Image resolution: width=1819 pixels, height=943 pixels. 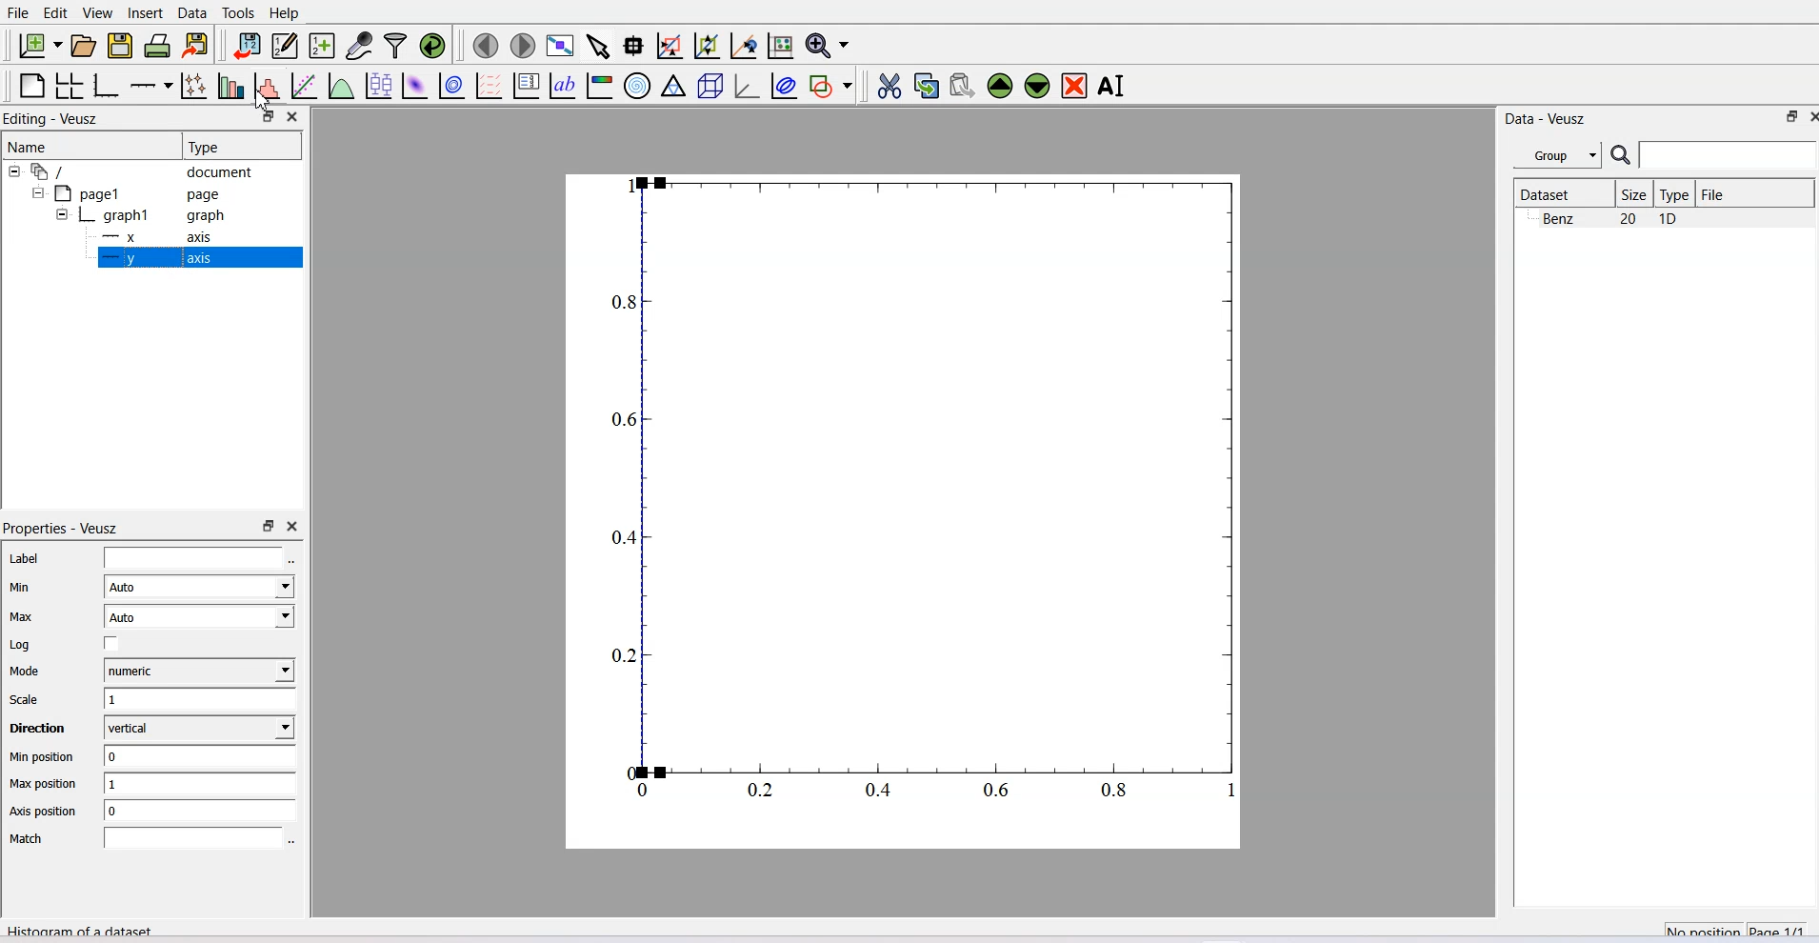 What do you see at coordinates (670, 46) in the screenshot?
I see `Draw rectangle to zoom graph axes` at bounding box center [670, 46].